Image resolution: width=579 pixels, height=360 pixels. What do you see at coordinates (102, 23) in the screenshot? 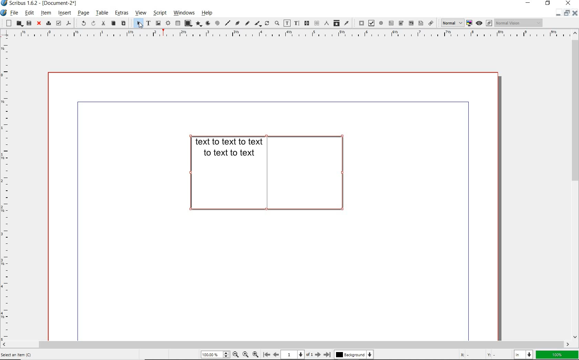
I see `cut` at bounding box center [102, 23].